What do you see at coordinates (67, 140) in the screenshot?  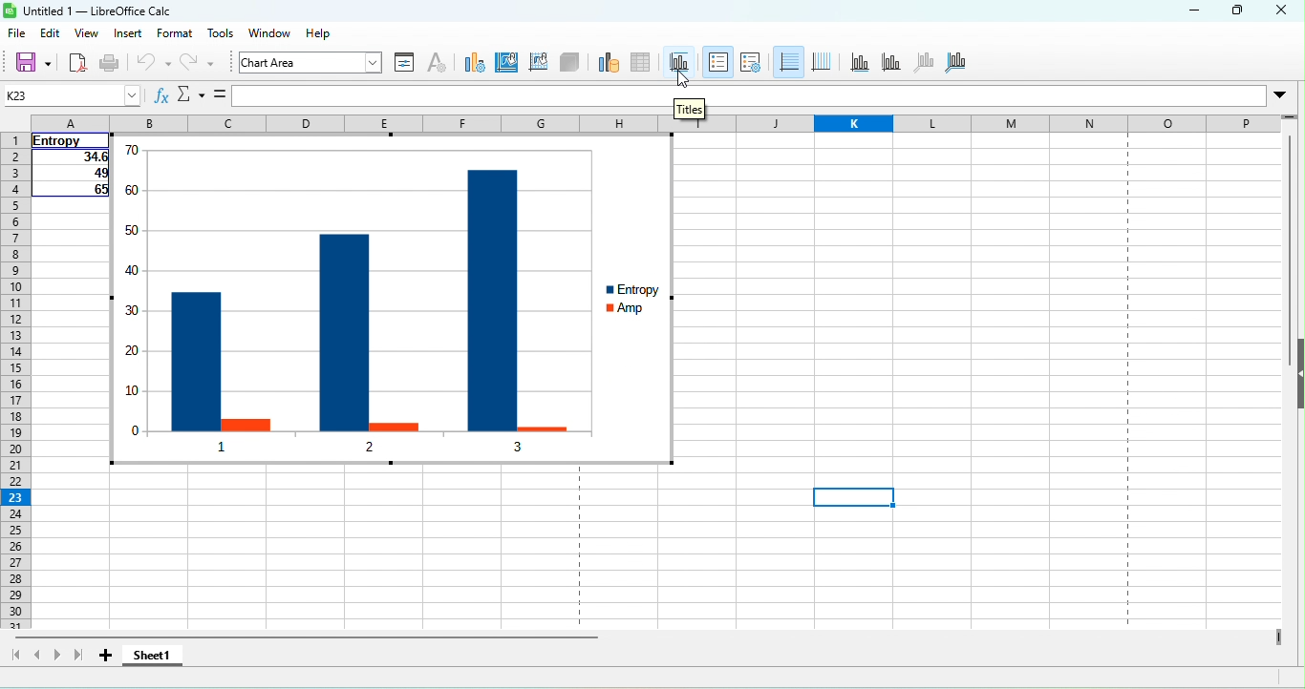 I see `entropy` at bounding box center [67, 140].